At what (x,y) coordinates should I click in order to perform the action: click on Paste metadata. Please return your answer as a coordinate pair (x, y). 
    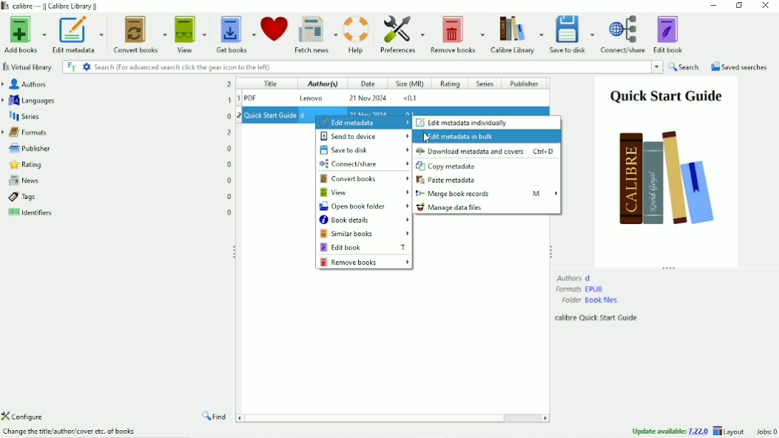
    Looking at the image, I should click on (449, 180).